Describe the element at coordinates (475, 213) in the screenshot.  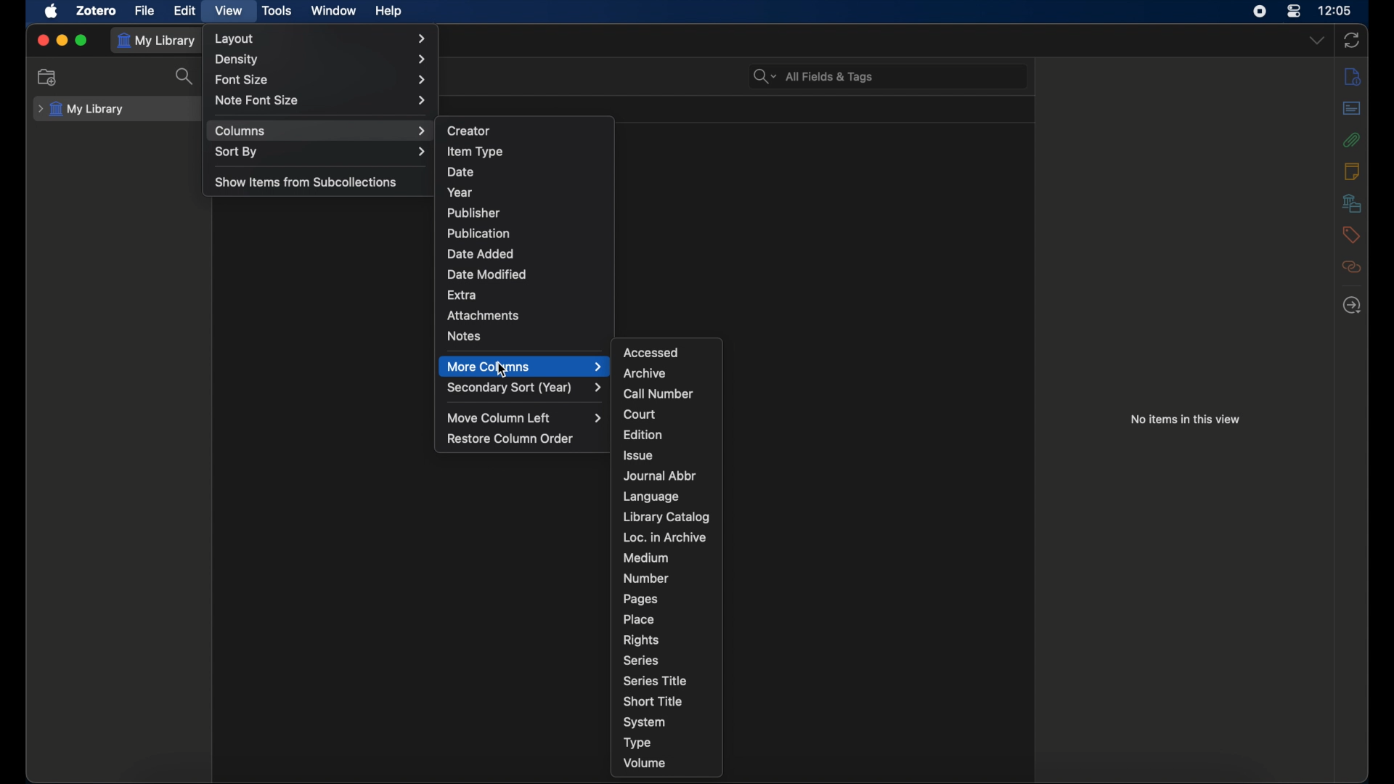
I see `publisher` at that location.